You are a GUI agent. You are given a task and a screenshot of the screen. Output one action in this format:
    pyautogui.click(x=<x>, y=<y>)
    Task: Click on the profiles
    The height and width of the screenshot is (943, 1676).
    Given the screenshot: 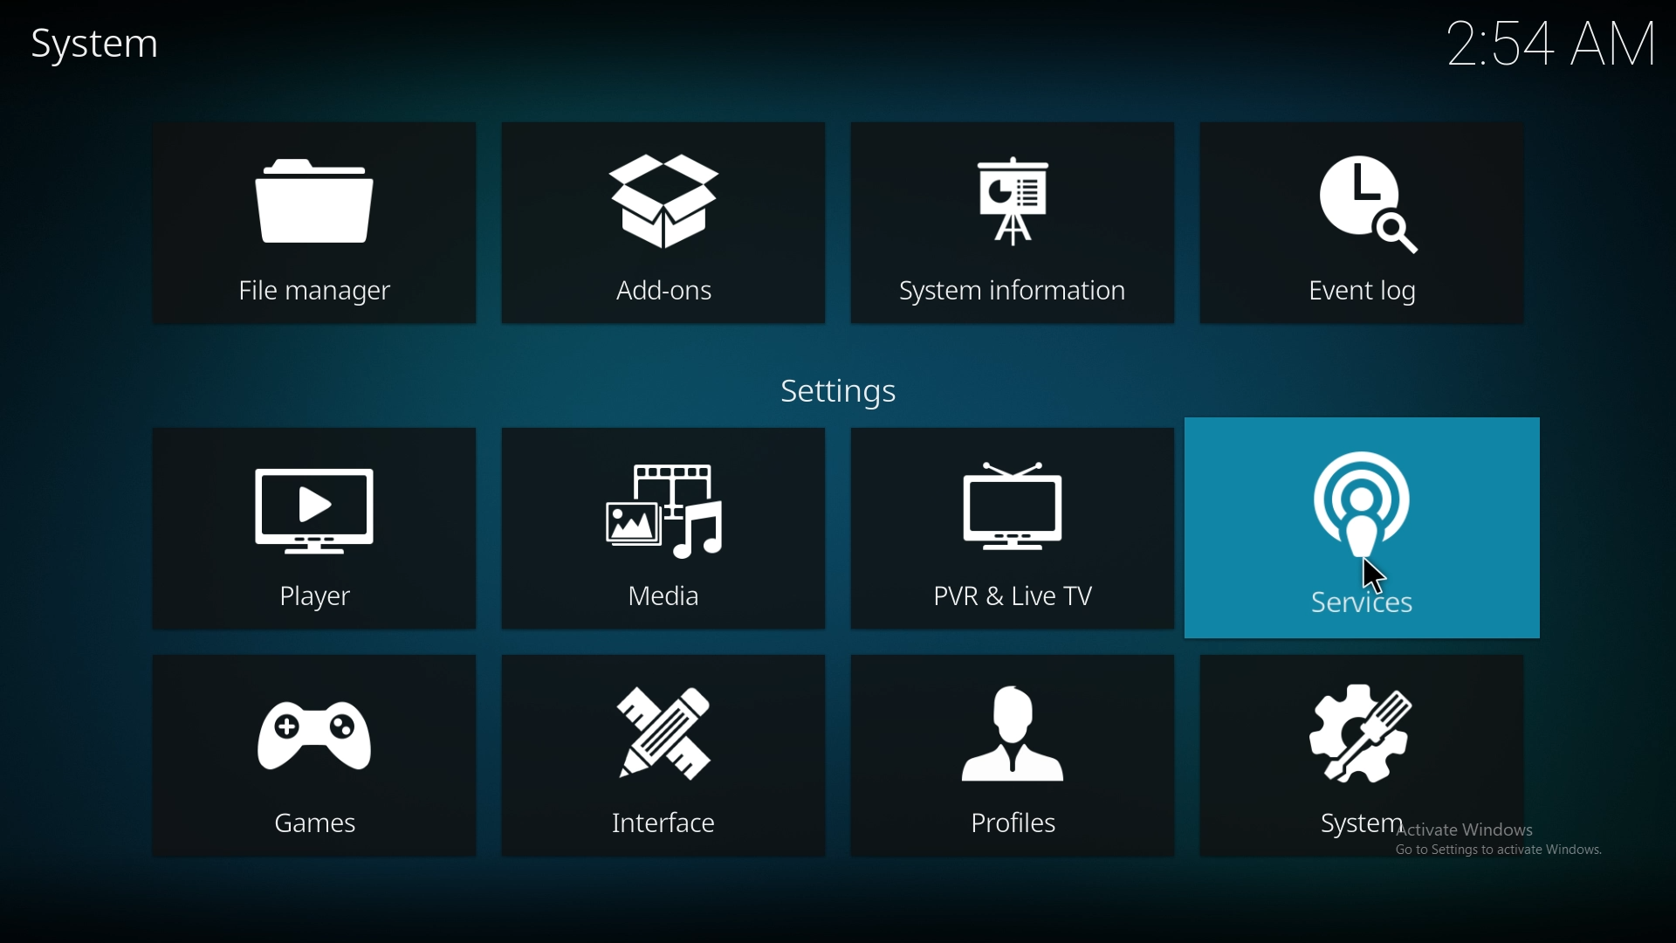 What is the action you would take?
    pyautogui.click(x=1018, y=756)
    